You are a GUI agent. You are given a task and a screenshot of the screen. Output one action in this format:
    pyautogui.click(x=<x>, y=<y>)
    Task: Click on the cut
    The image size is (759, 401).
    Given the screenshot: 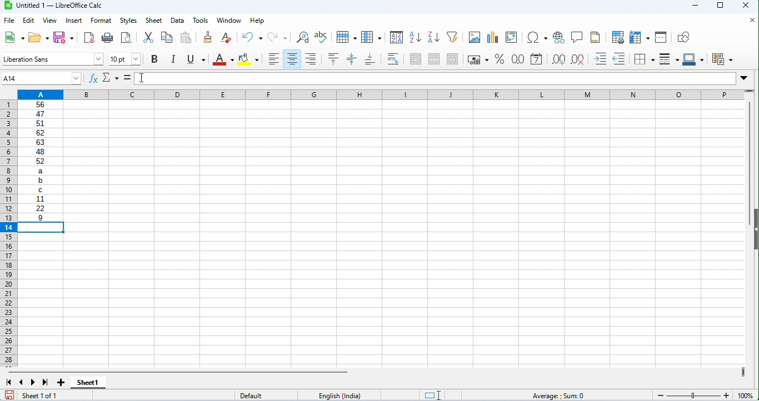 What is the action you would take?
    pyautogui.click(x=148, y=38)
    